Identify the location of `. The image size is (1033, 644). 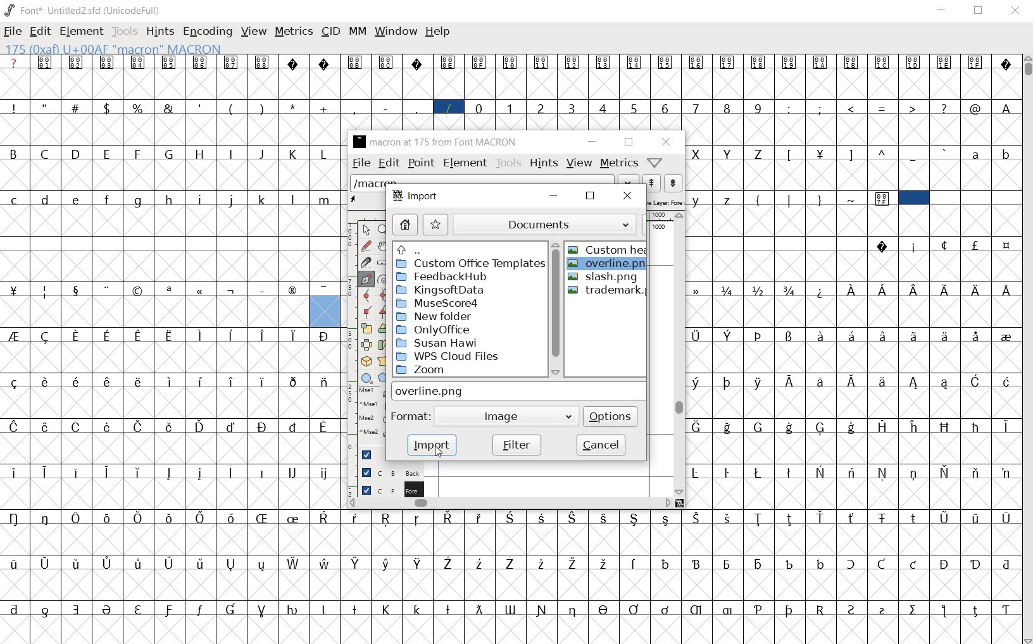
(945, 152).